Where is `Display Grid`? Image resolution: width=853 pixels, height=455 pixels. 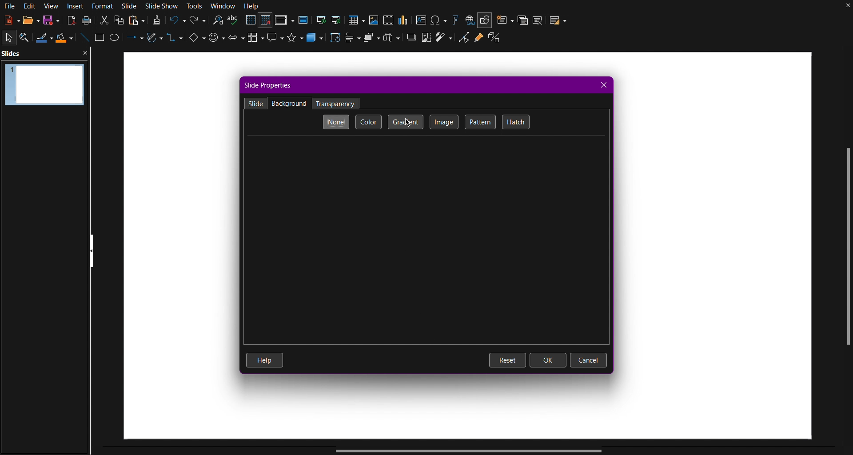 Display Grid is located at coordinates (250, 20).